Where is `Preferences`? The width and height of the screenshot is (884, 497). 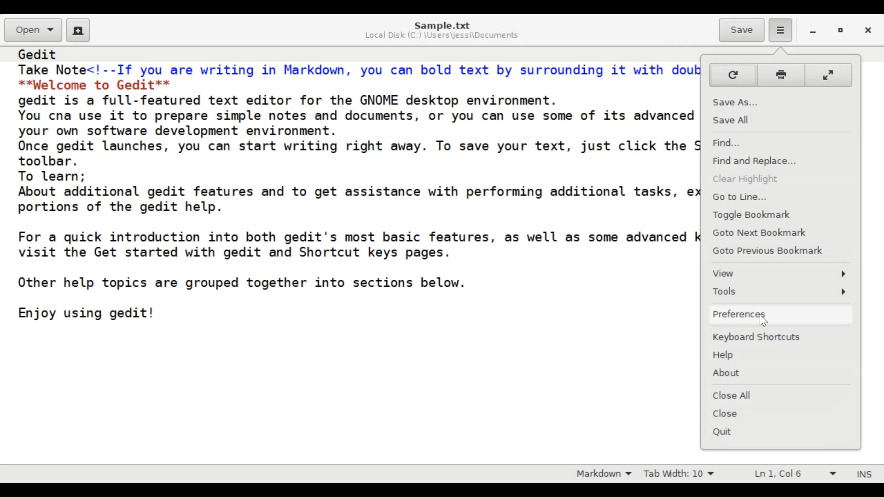
Preferences is located at coordinates (781, 315).